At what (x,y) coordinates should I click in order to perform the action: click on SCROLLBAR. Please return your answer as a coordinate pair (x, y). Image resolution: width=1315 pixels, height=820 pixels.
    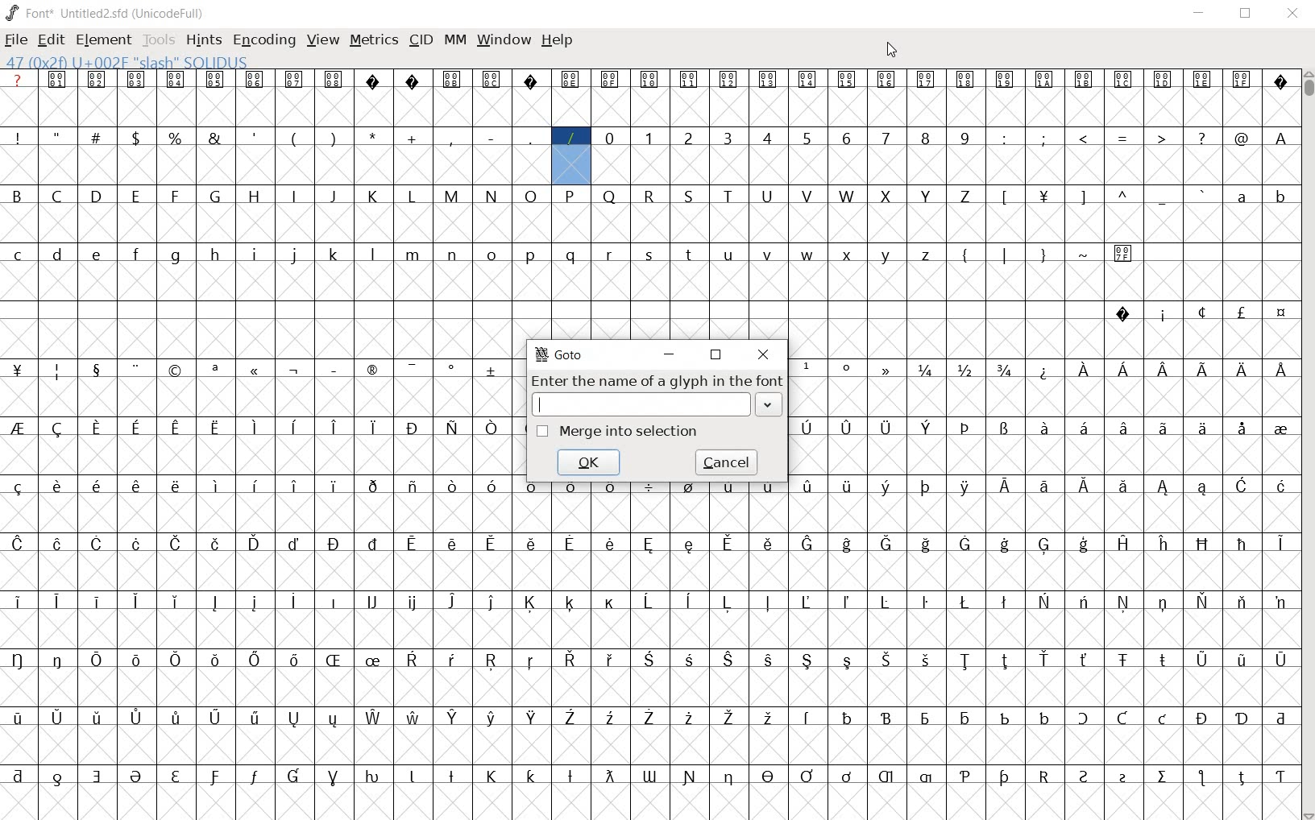
    Looking at the image, I should click on (1307, 445).